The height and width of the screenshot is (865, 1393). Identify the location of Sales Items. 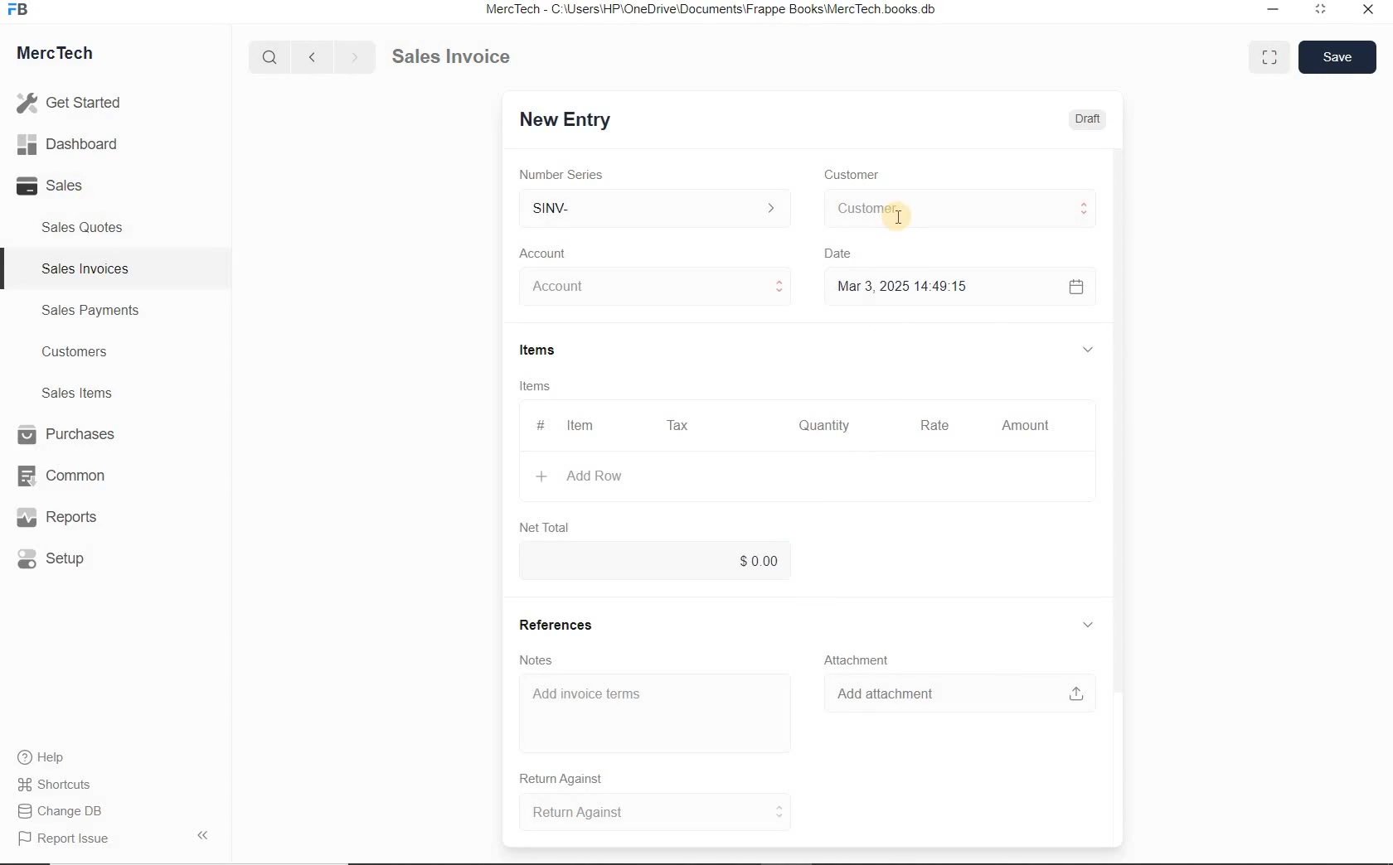
(88, 393).